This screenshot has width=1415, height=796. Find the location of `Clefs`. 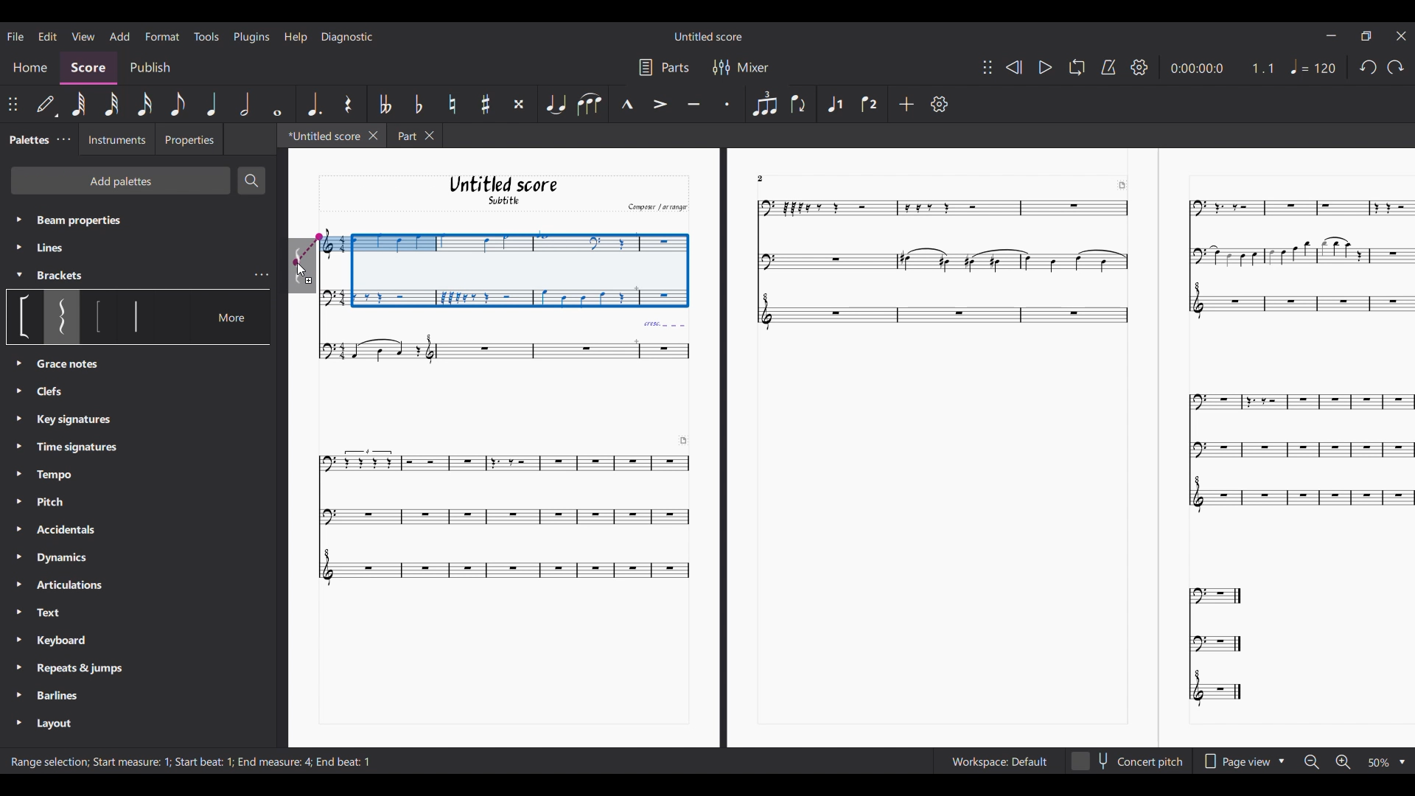

Clefs is located at coordinates (66, 365).